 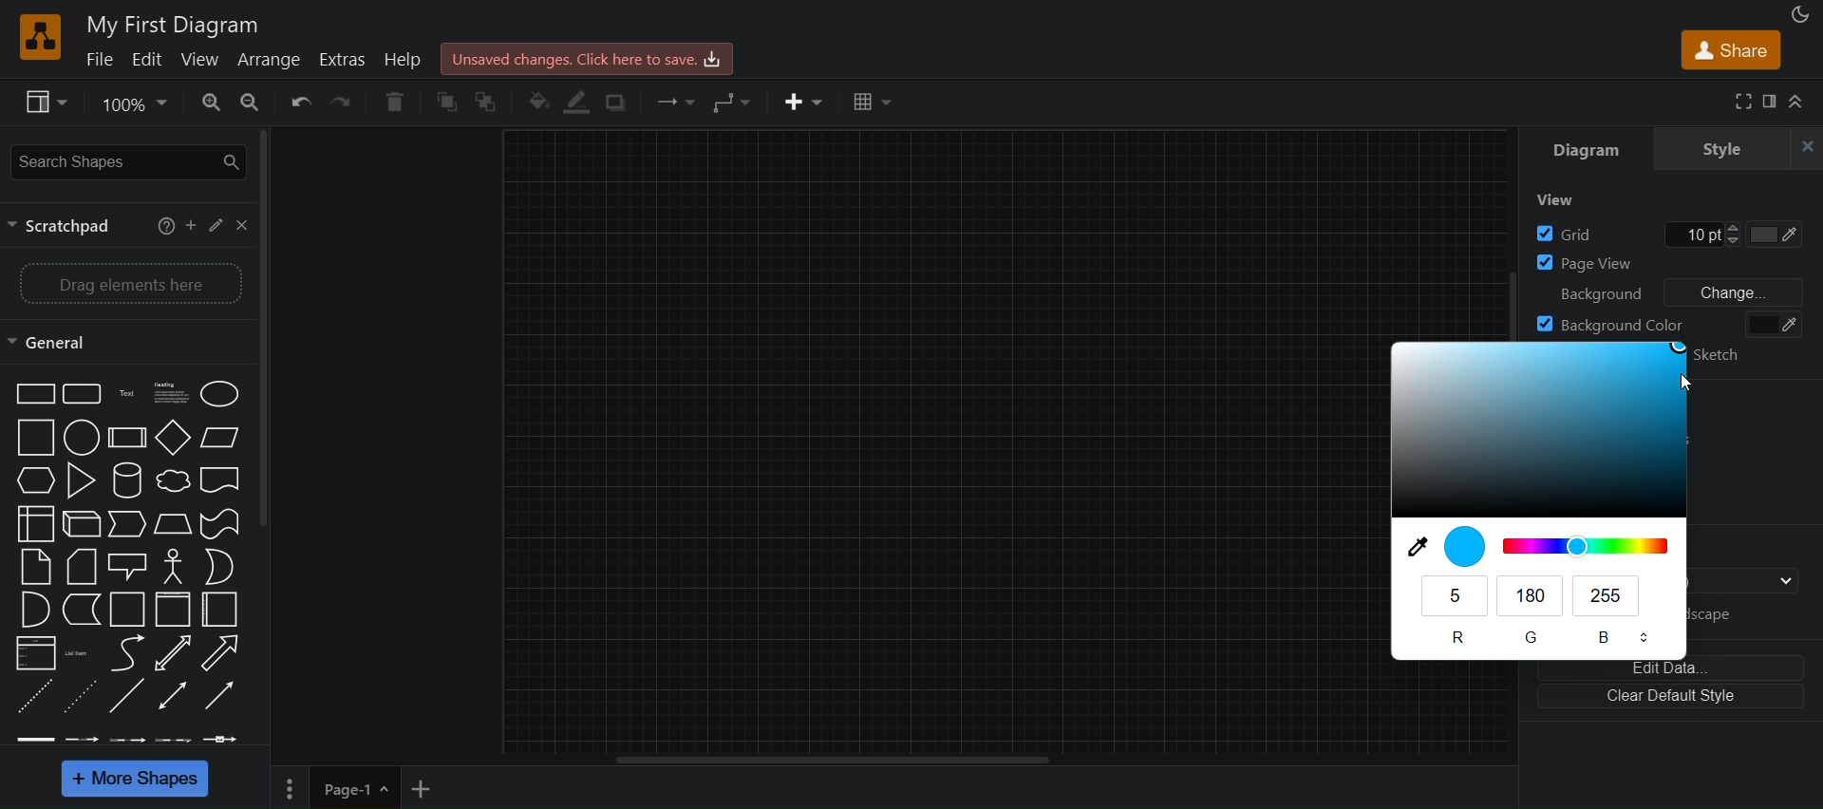 I want to click on canvas, so click(x=937, y=451).